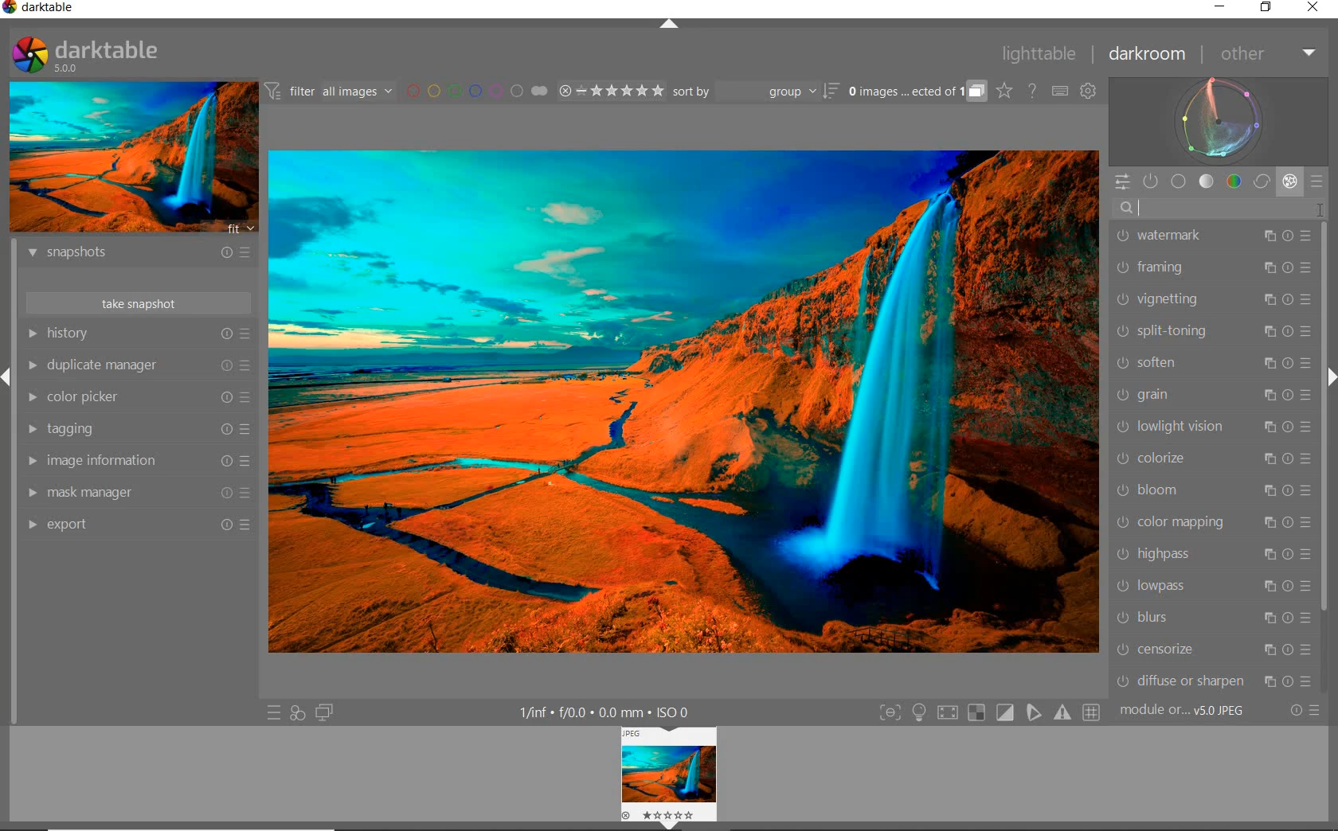 This screenshot has height=831, width=1338. What do you see at coordinates (1032, 91) in the screenshot?
I see `HELP ONLINE` at bounding box center [1032, 91].